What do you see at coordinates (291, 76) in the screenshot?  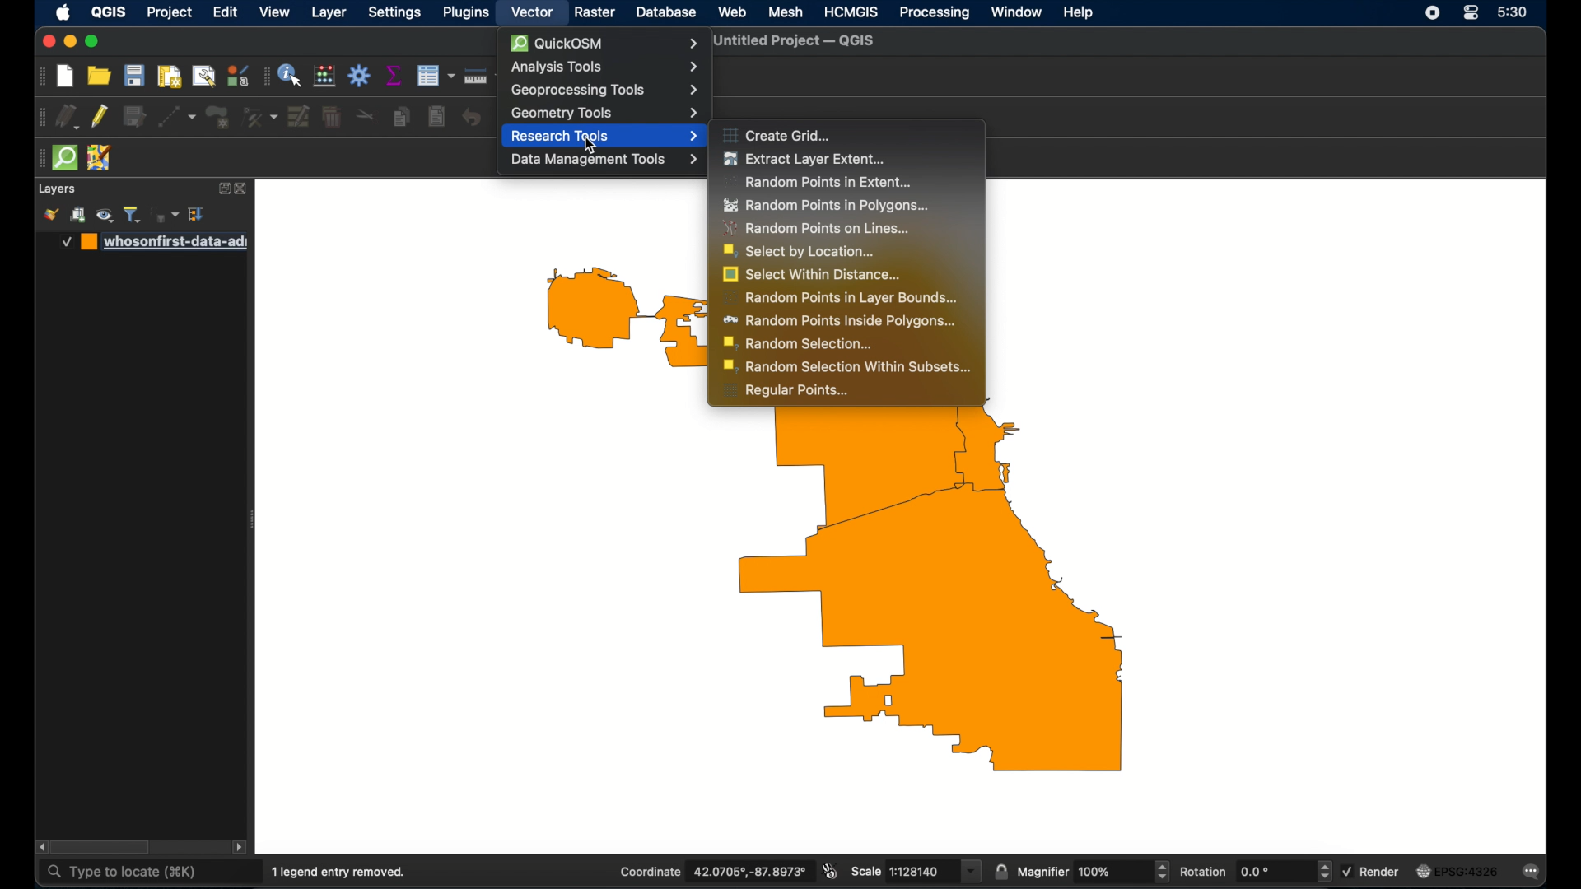 I see `identify feature` at bounding box center [291, 76].